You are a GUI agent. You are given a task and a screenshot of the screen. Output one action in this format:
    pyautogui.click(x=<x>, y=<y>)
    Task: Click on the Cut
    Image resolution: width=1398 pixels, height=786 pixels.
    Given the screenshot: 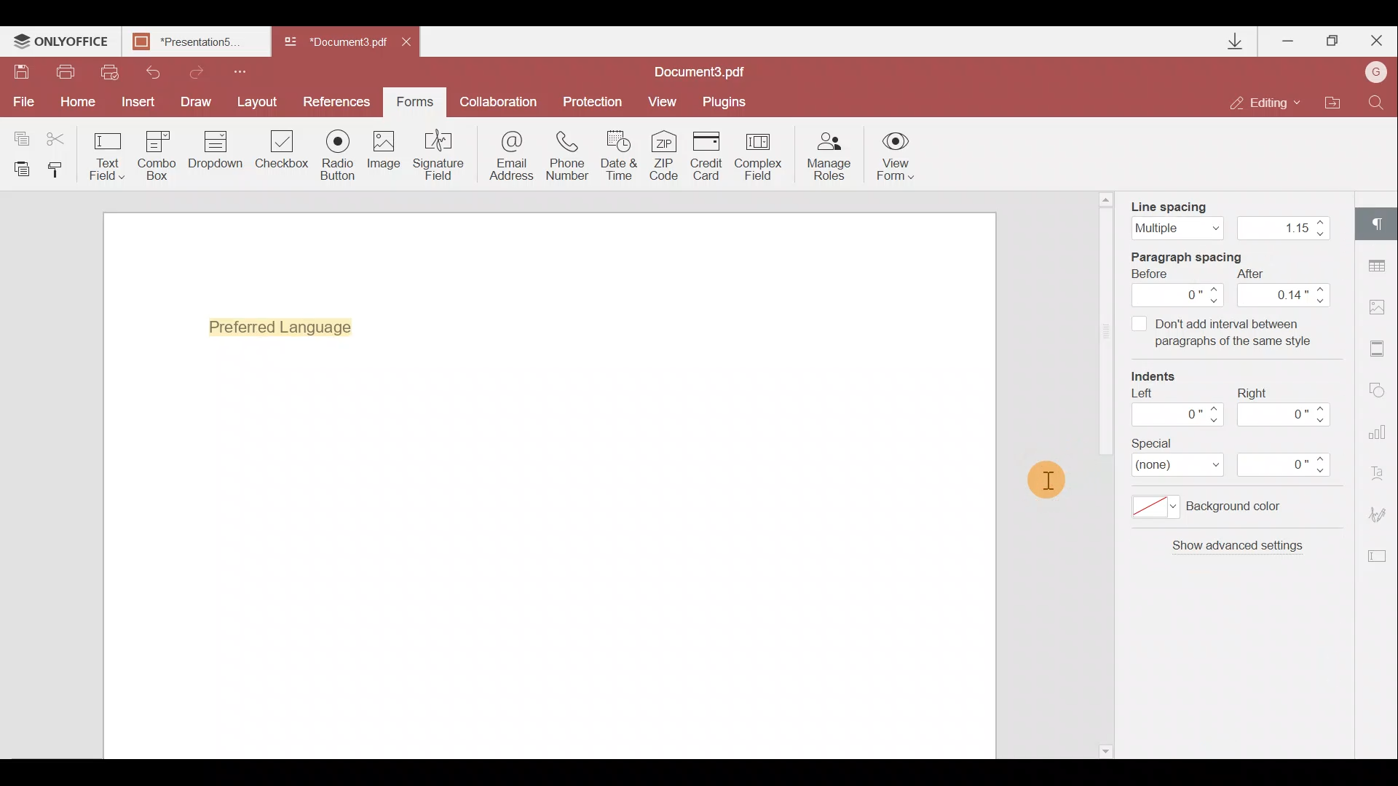 What is the action you would take?
    pyautogui.click(x=65, y=136)
    